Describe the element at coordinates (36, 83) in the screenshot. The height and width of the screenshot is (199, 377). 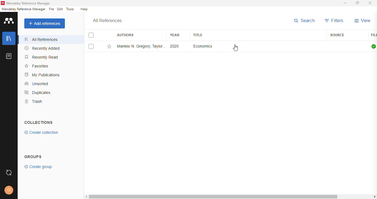
I see `unsorted` at that location.